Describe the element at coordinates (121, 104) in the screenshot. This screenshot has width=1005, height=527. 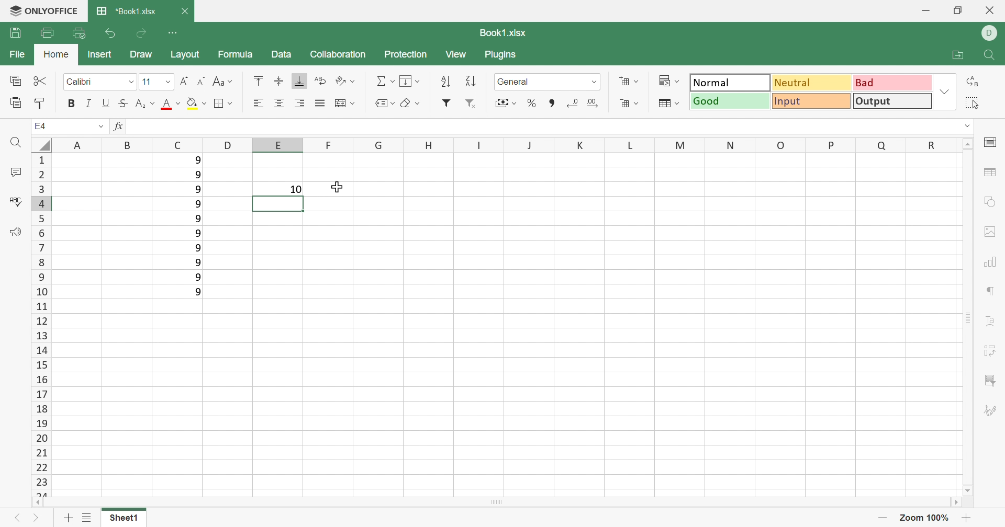
I see `Strikethrough` at that location.